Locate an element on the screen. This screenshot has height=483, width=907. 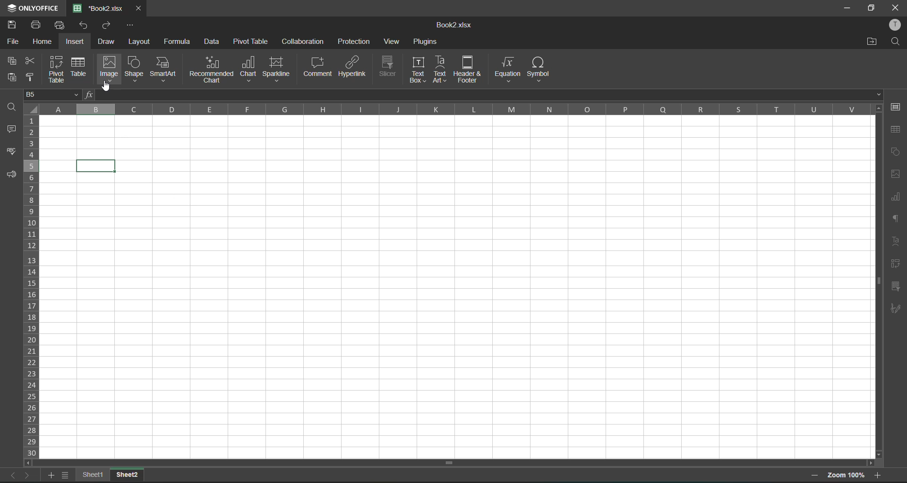
redo is located at coordinates (110, 26).